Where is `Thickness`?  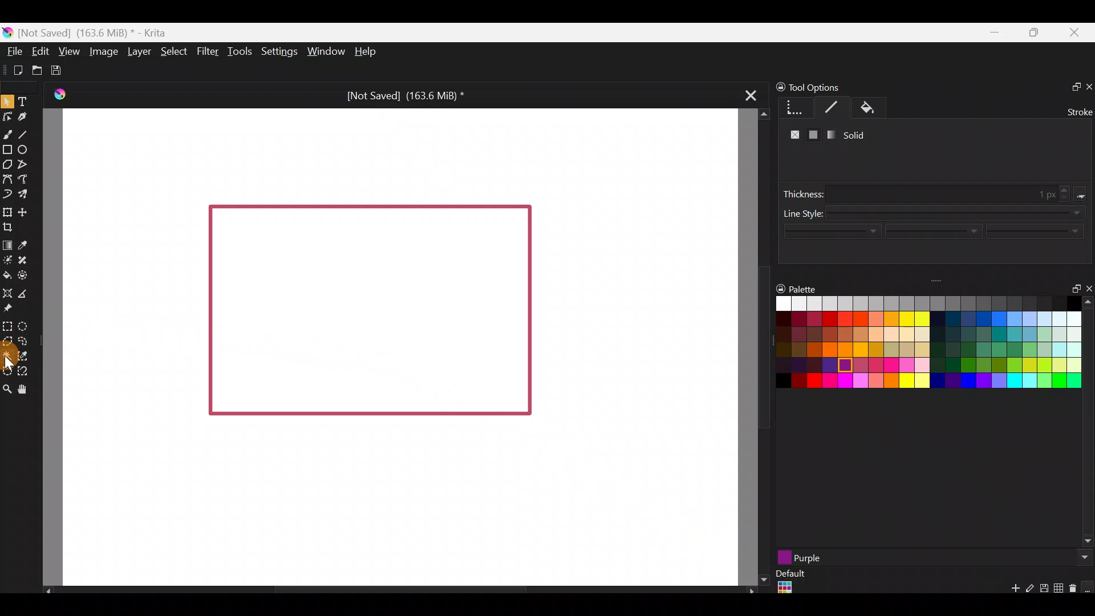
Thickness is located at coordinates (936, 189).